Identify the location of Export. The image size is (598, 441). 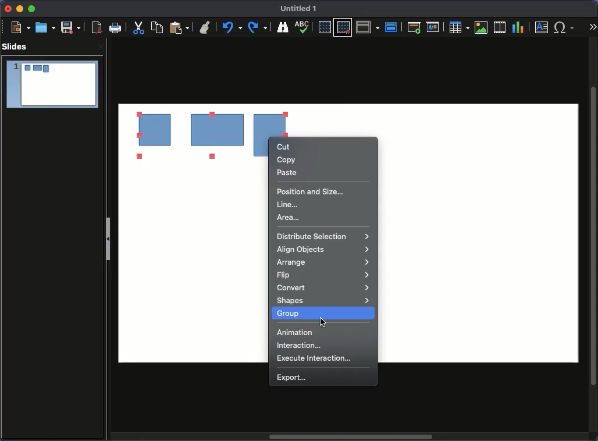
(294, 378).